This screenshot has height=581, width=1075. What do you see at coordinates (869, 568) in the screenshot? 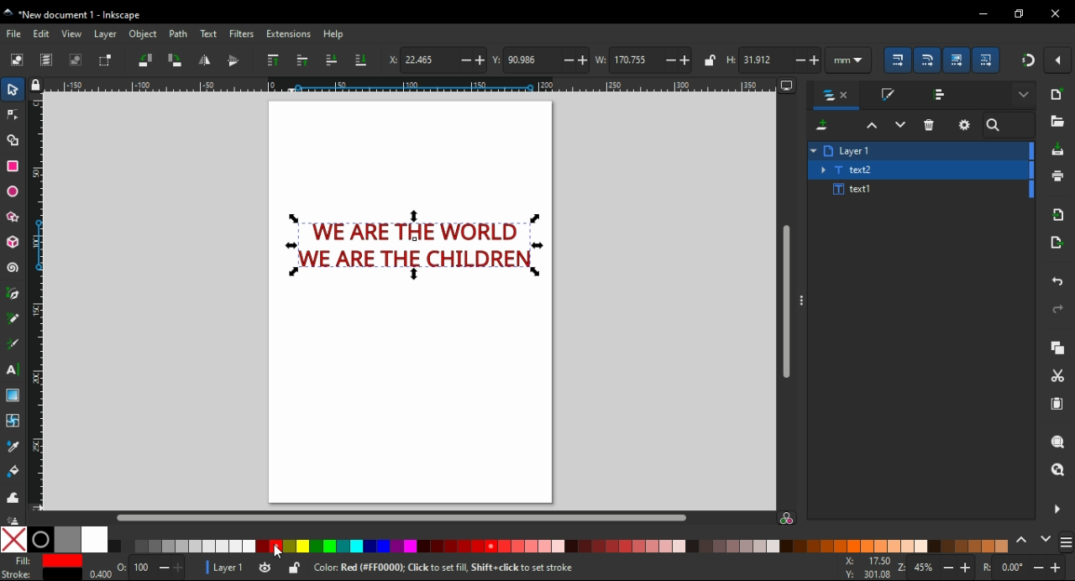
I see `cursor coordinates` at bounding box center [869, 568].